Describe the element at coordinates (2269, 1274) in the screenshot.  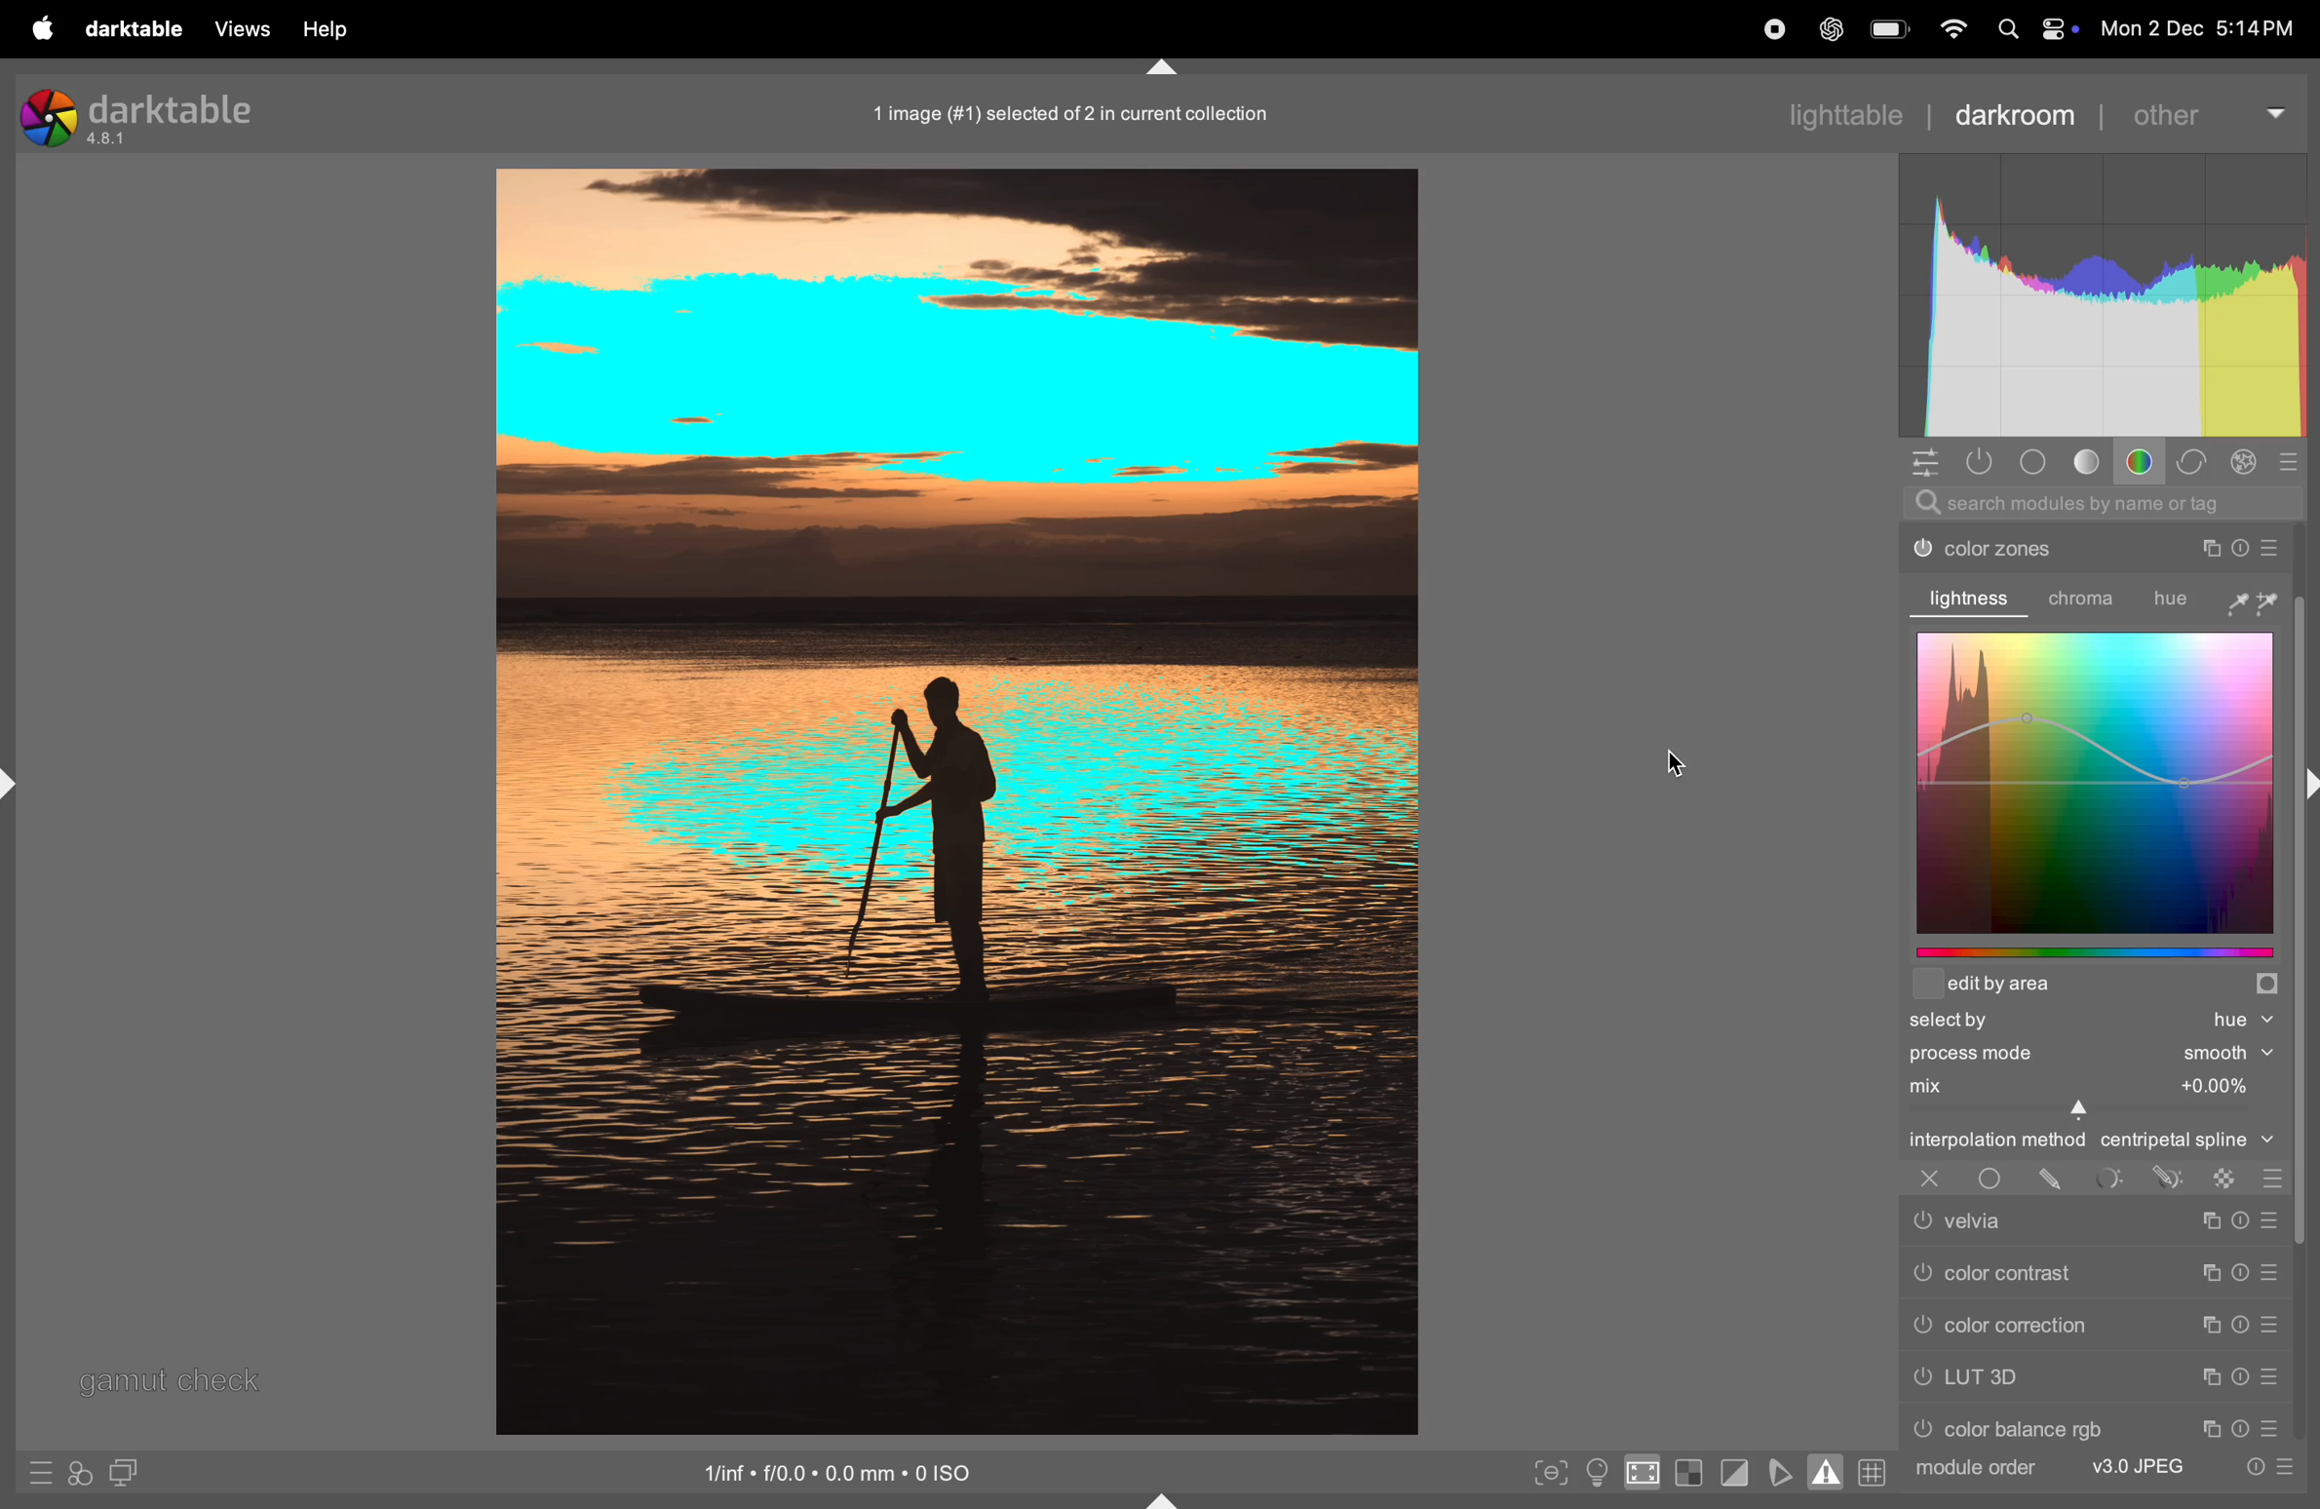
I see `preset` at that location.